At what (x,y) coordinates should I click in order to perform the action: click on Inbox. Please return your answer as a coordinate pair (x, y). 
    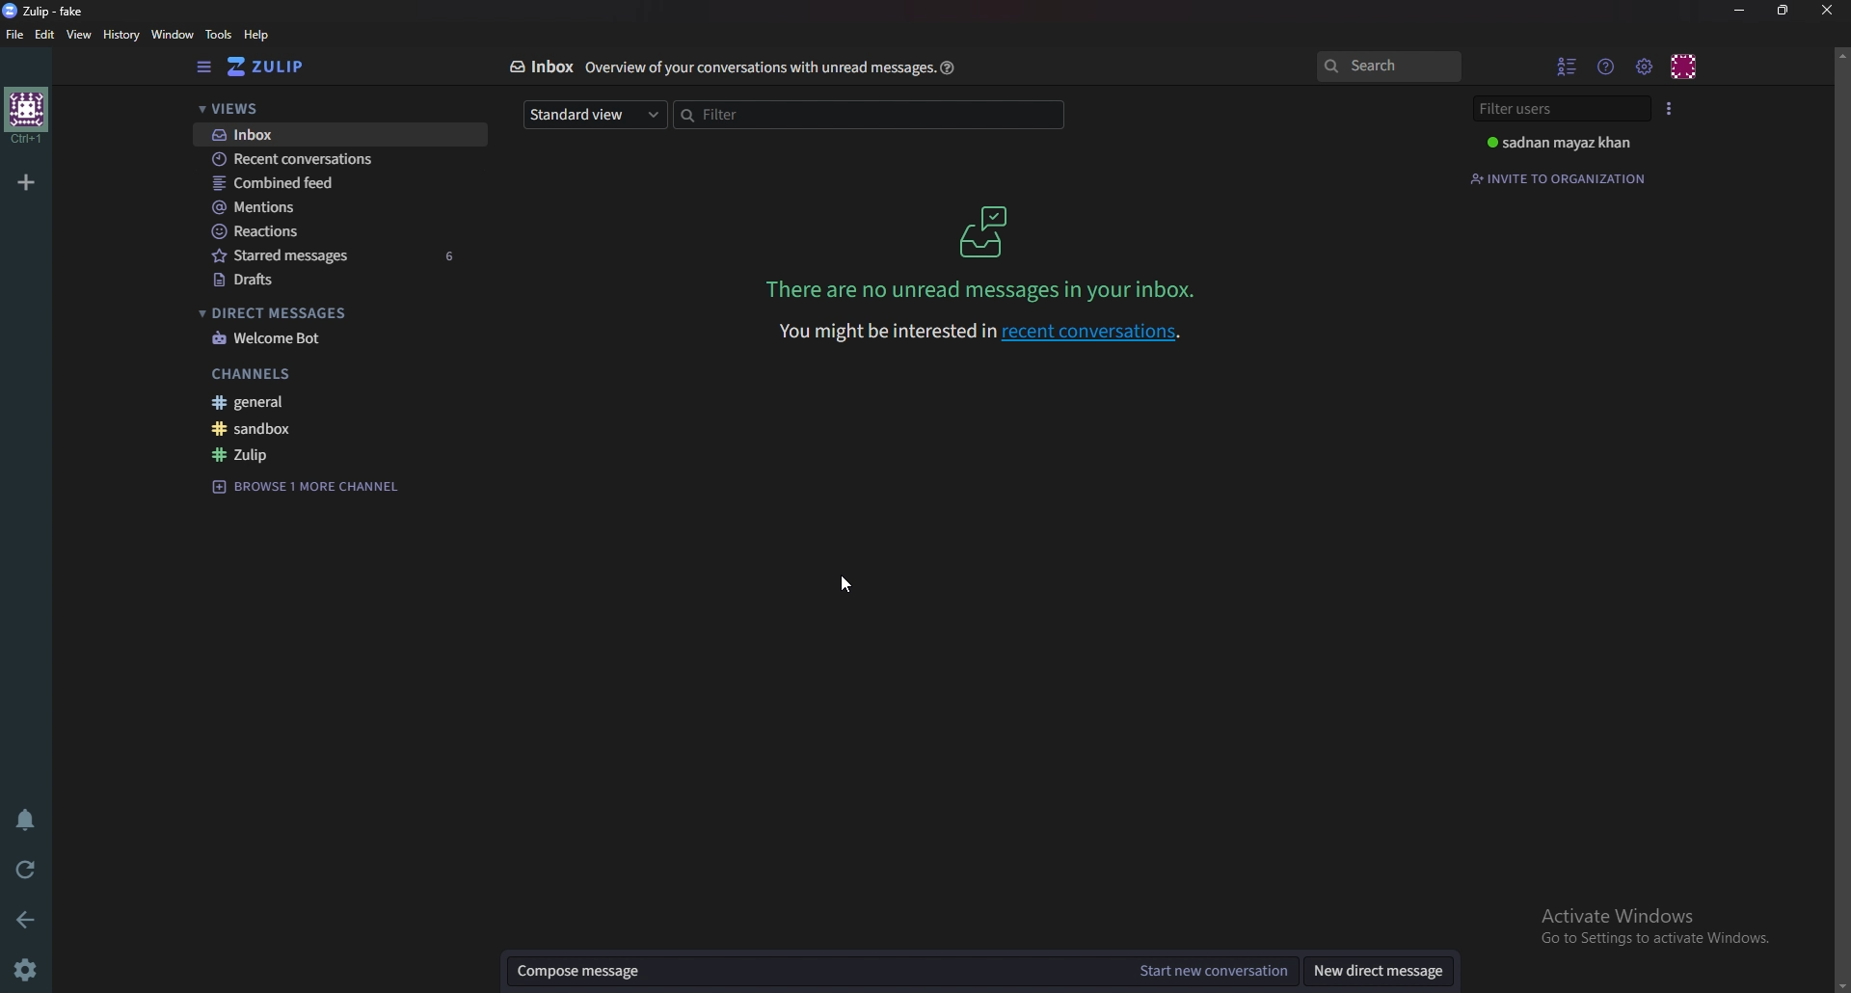
    Looking at the image, I should click on (992, 230).